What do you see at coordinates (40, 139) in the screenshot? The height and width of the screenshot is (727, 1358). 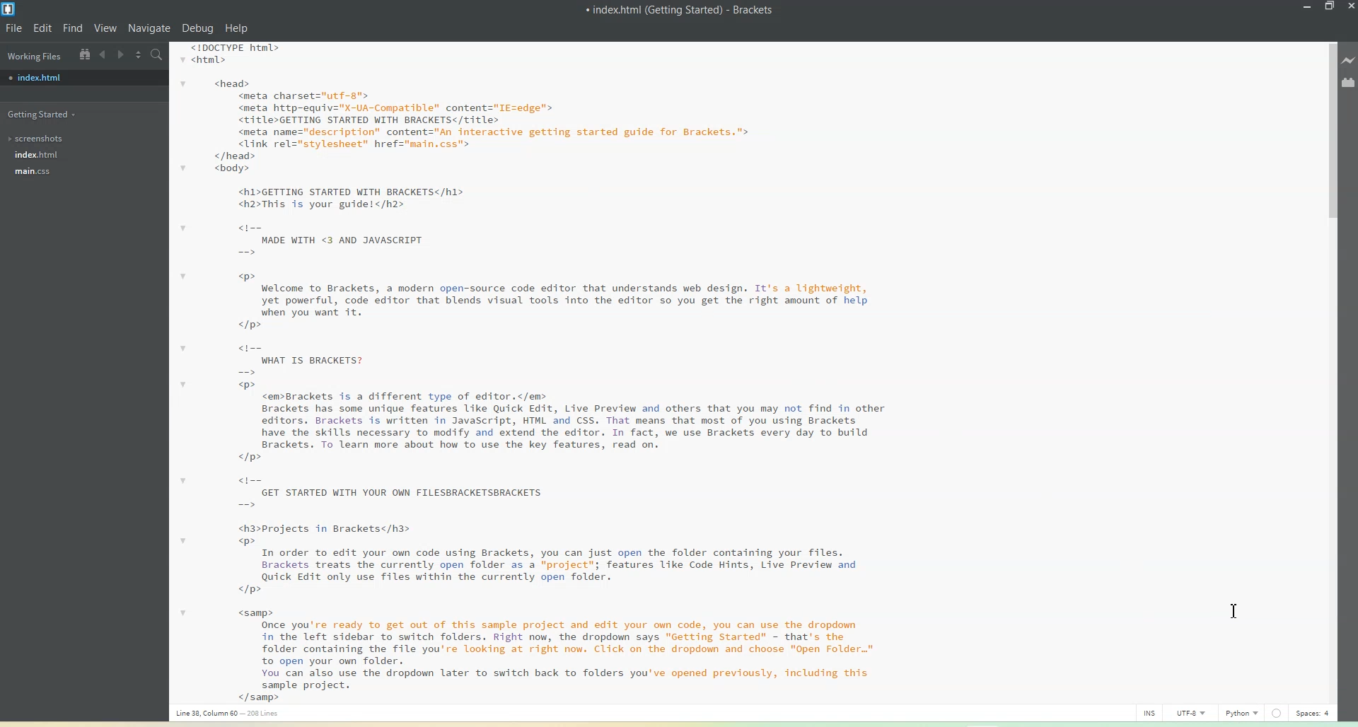 I see `Screenshots` at bounding box center [40, 139].